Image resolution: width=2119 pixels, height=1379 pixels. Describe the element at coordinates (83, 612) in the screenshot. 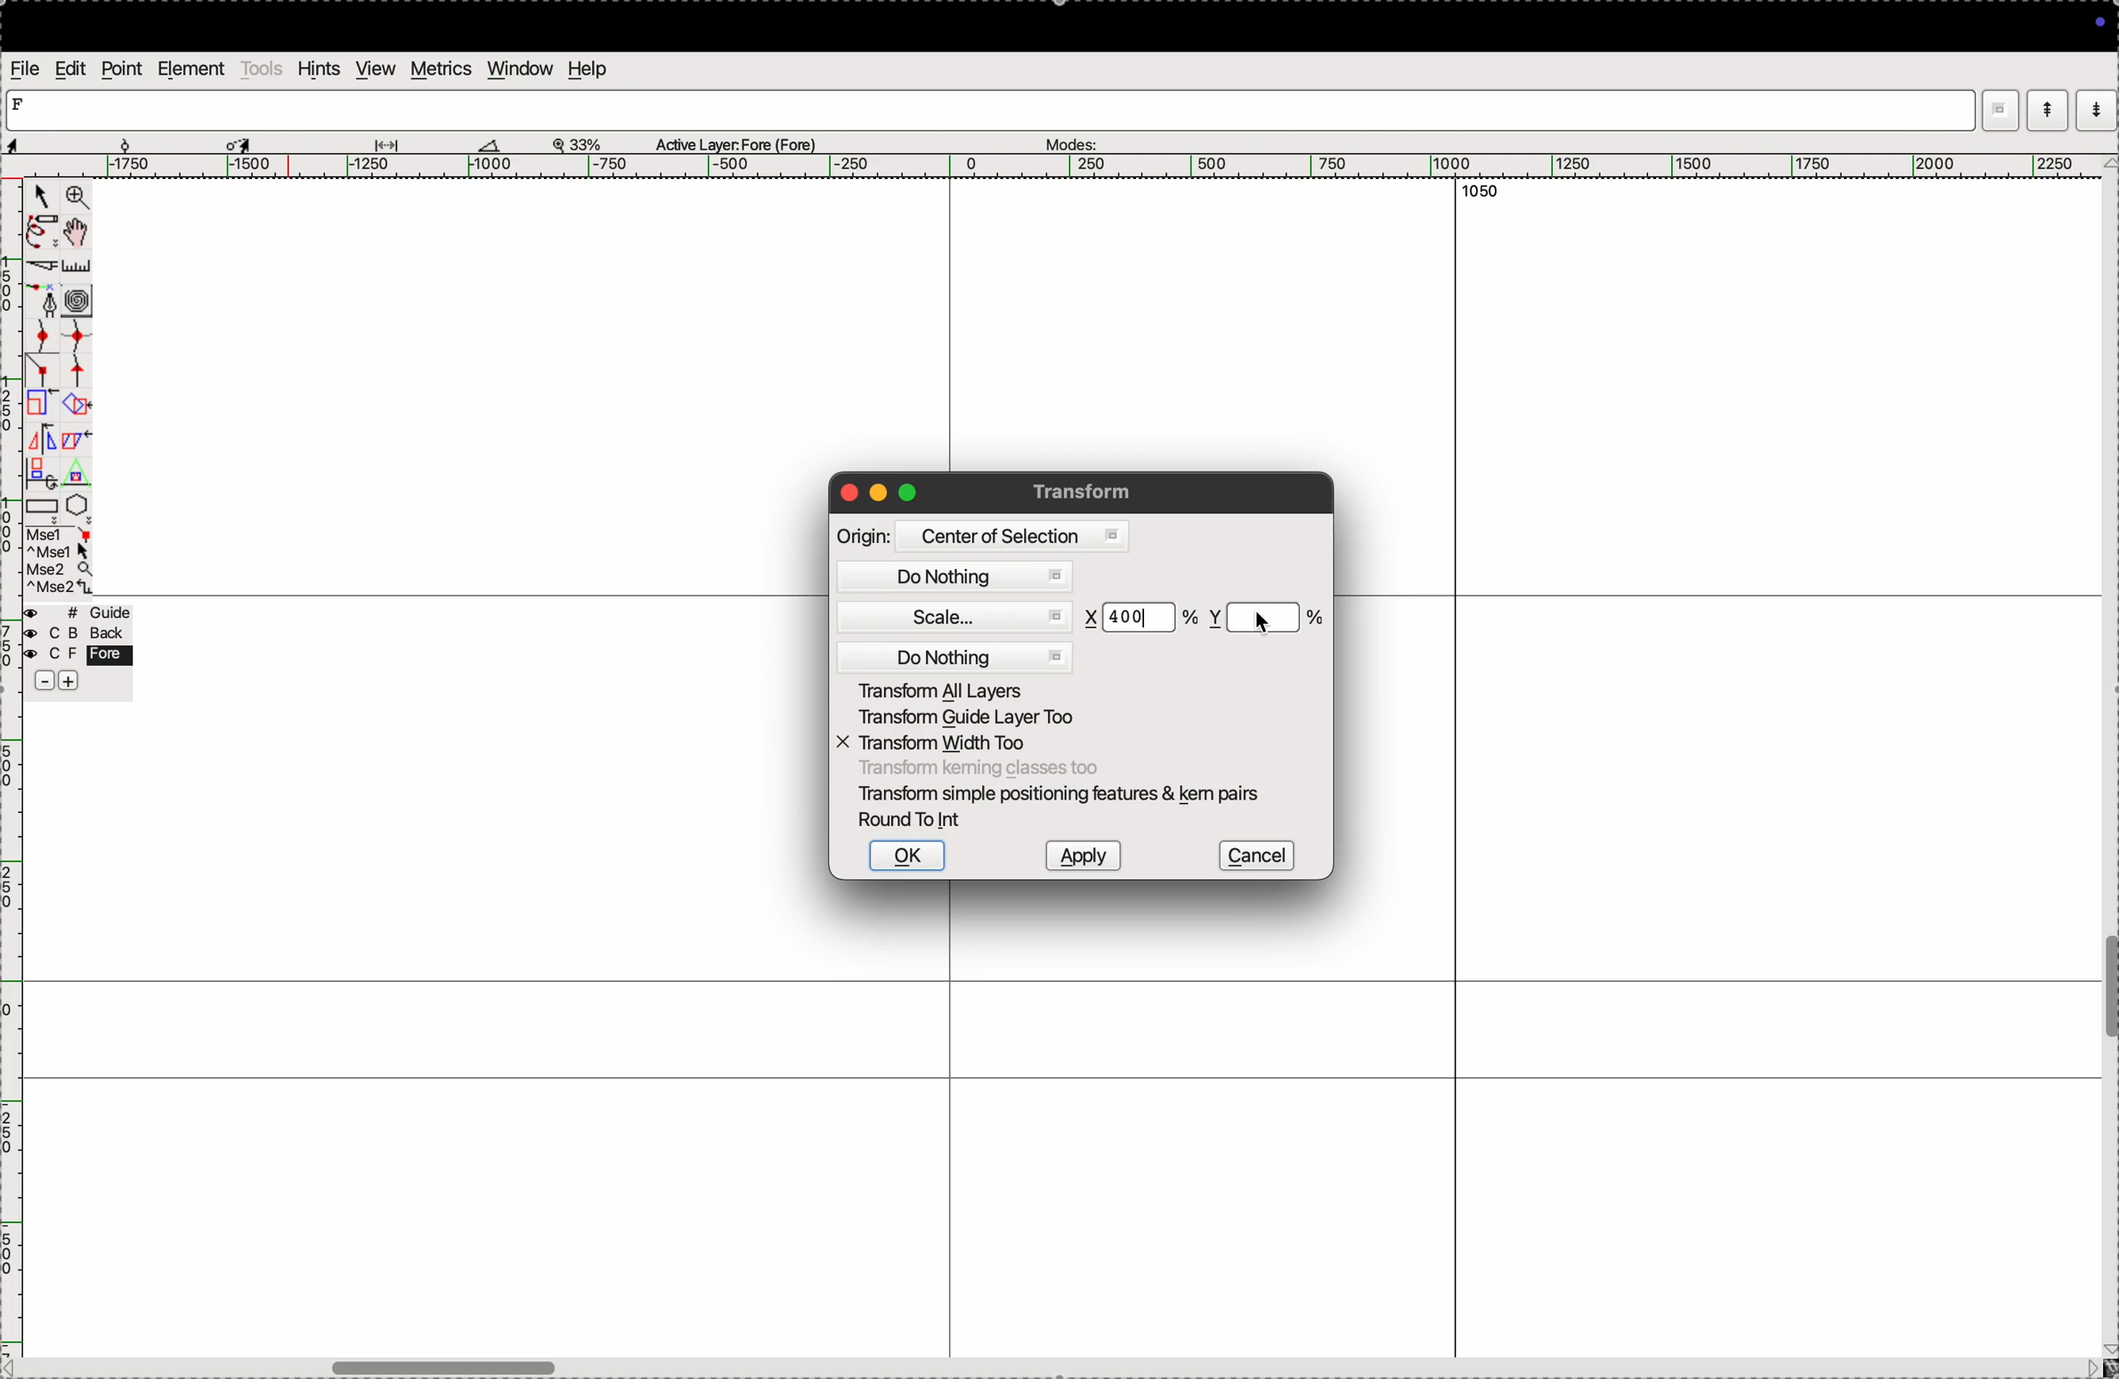

I see `guide` at that location.